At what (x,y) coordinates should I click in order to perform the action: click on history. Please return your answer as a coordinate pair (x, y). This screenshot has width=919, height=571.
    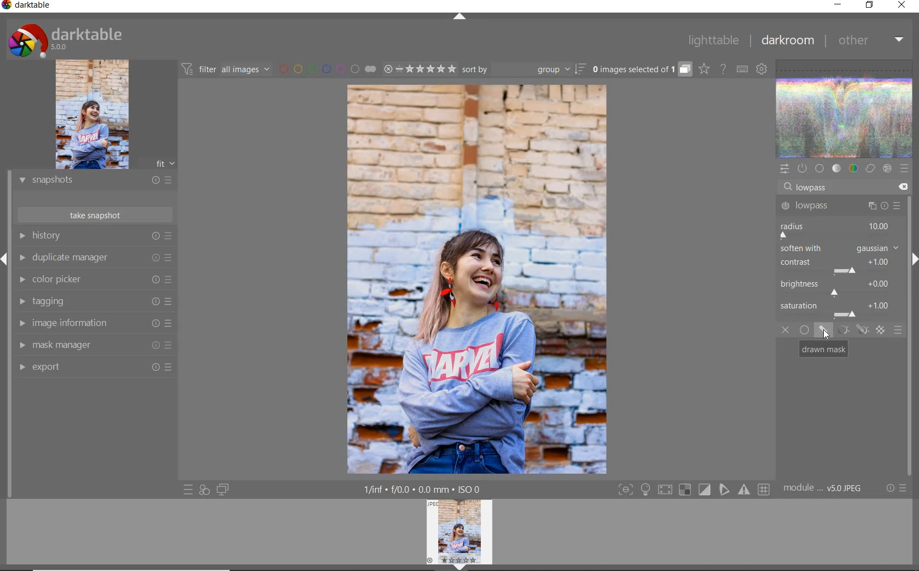
    Looking at the image, I should click on (98, 236).